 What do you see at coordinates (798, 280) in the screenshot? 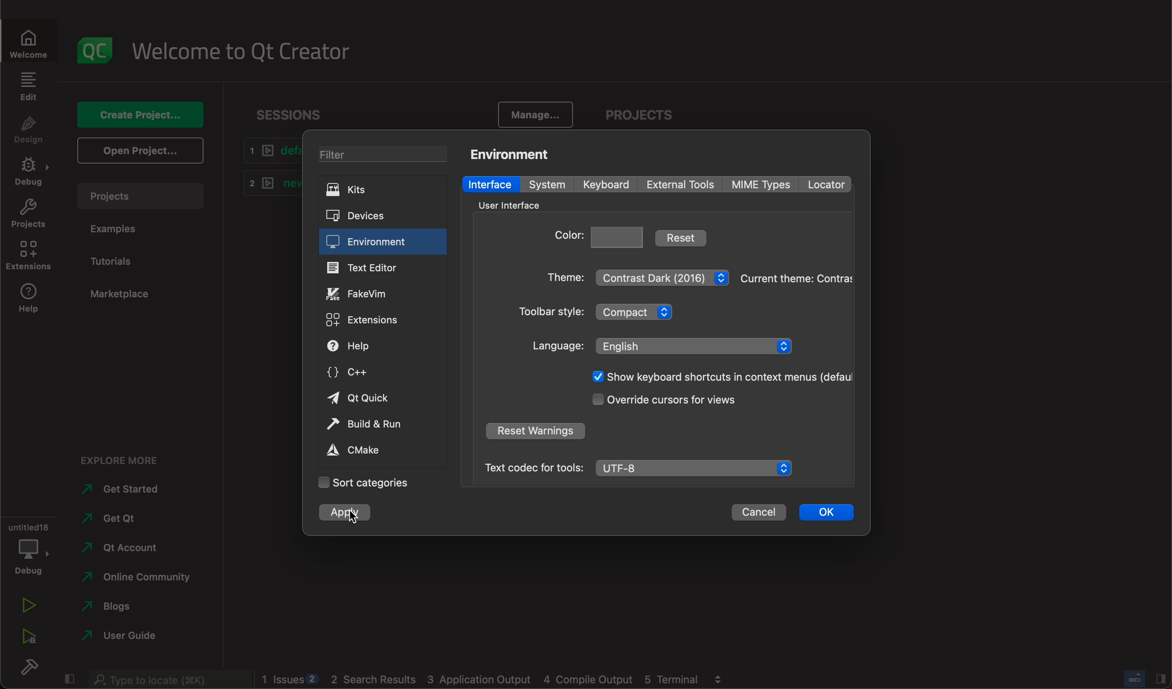
I see `current theme` at bounding box center [798, 280].